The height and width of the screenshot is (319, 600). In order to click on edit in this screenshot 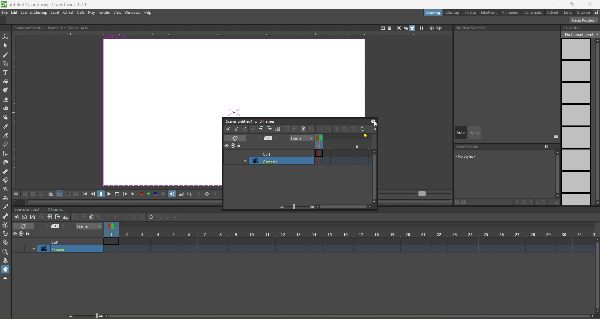, I will do `click(14, 12)`.